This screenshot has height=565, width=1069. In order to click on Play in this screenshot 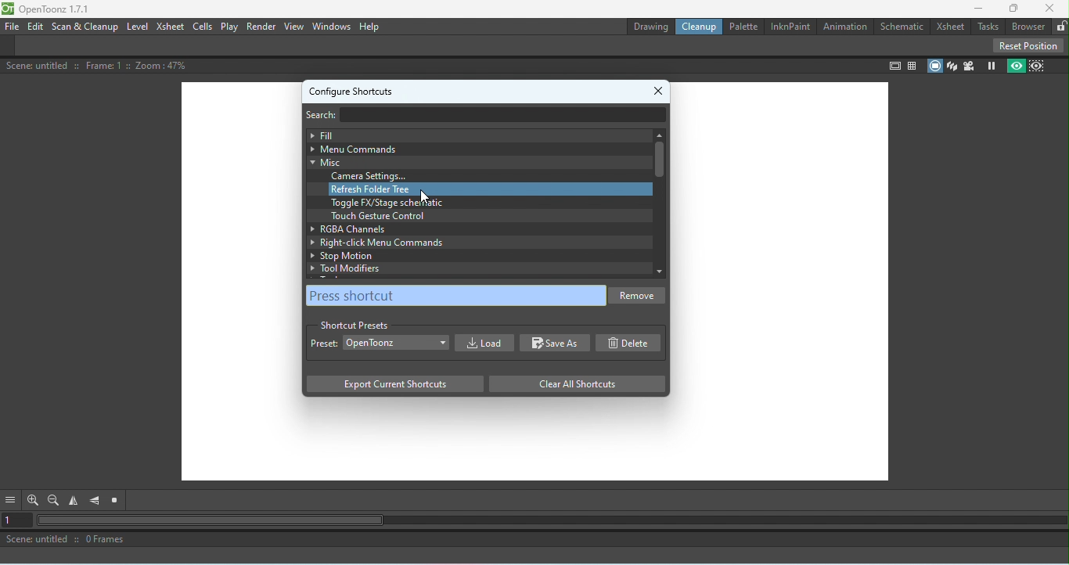, I will do `click(230, 27)`.